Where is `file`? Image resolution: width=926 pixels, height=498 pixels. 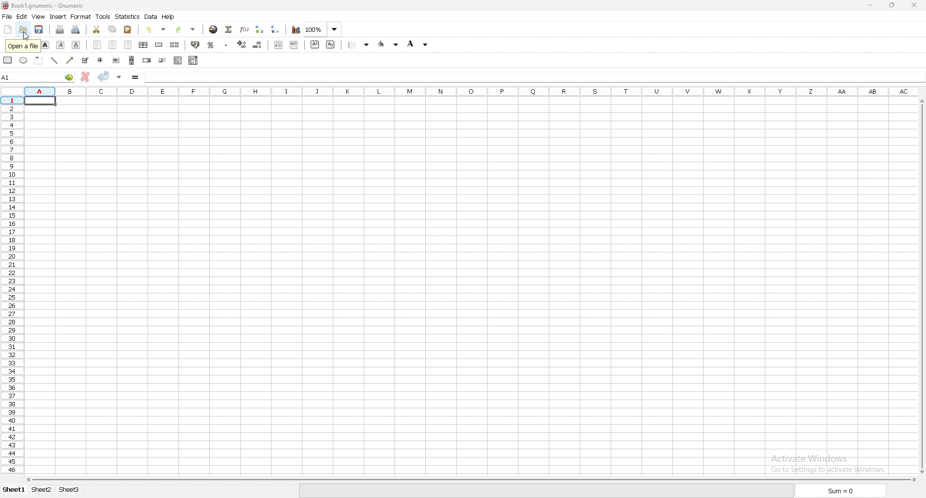 file is located at coordinates (7, 16).